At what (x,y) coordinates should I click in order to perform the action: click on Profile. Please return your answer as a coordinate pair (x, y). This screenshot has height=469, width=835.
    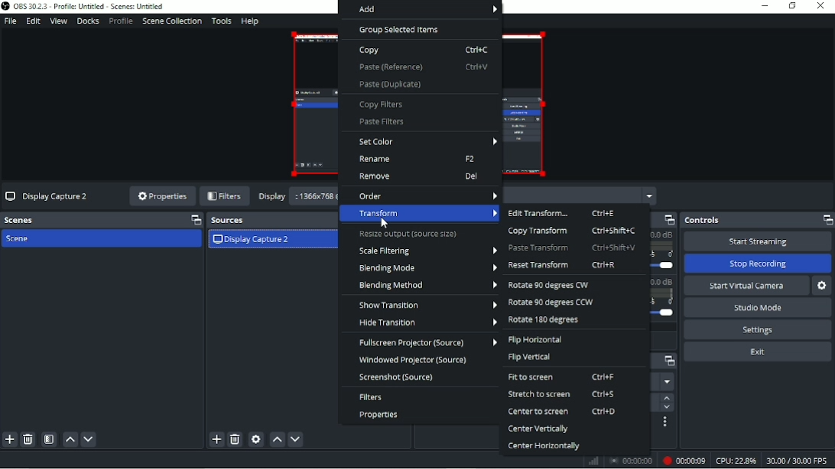
    Looking at the image, I should click on (120, 21).